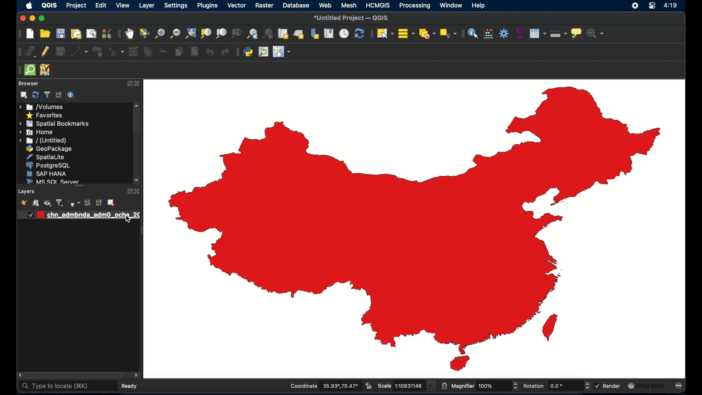  I want to click on layers, so click(79, 188).